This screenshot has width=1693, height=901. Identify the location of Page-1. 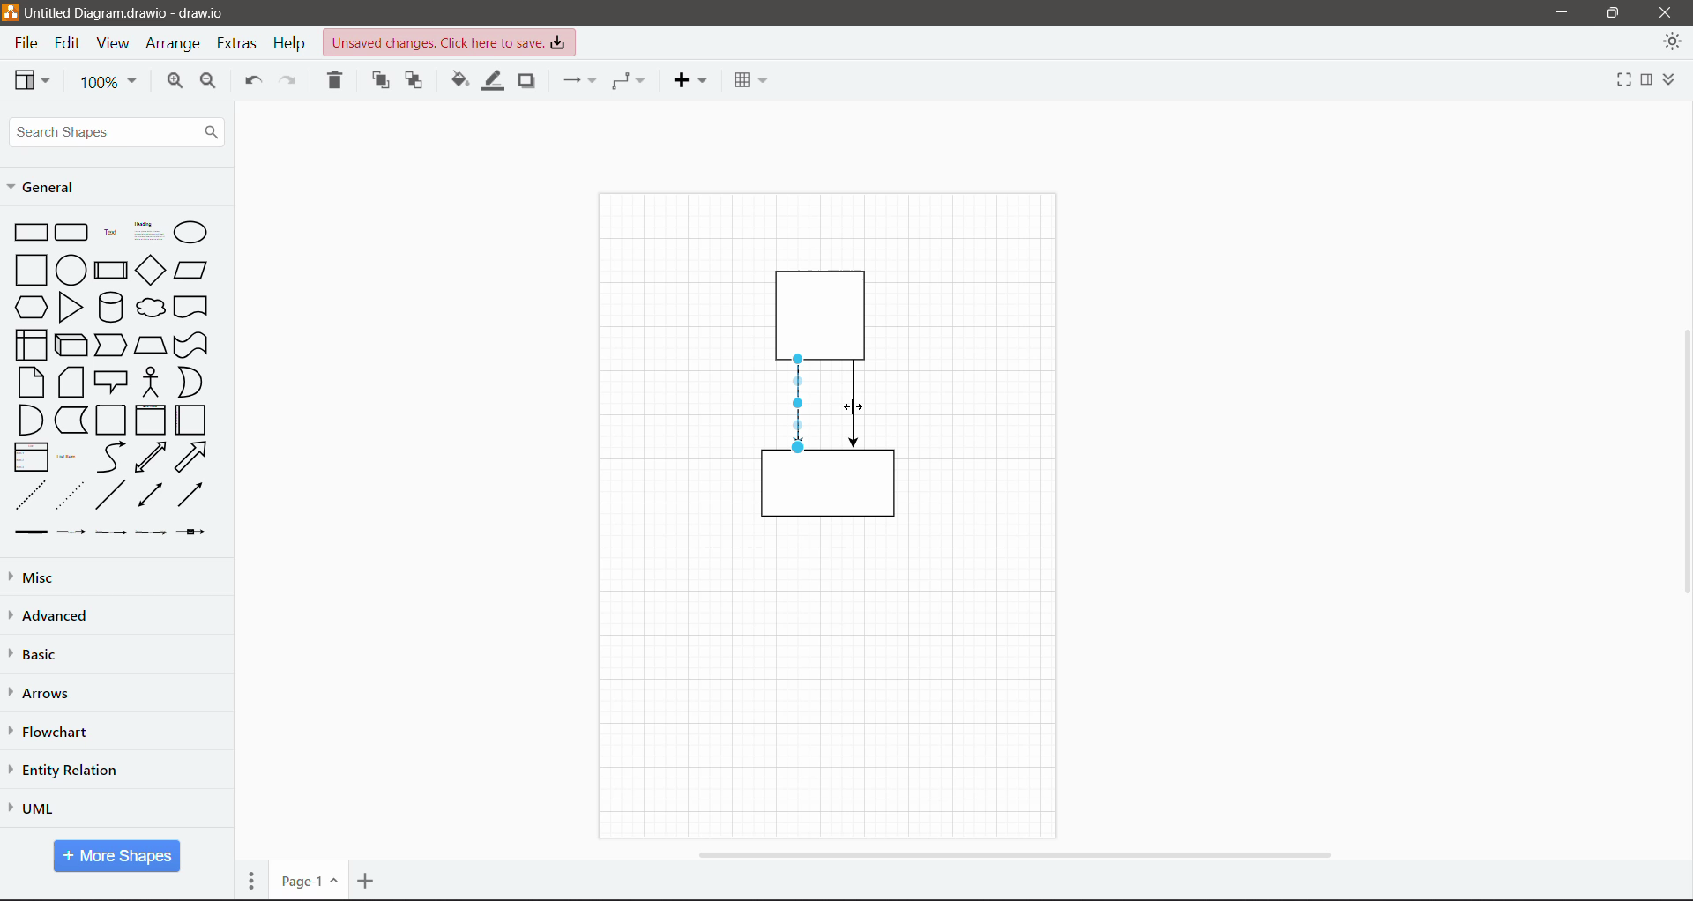
(308, 881).